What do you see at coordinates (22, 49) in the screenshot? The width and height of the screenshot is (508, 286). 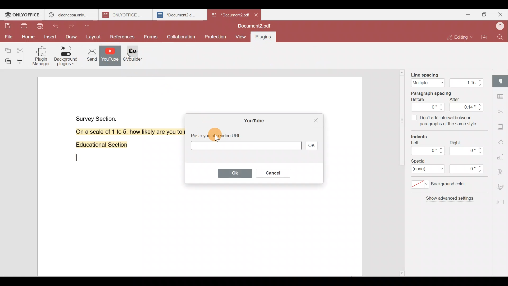 I see `Cut` at bounding box center [22, 49].